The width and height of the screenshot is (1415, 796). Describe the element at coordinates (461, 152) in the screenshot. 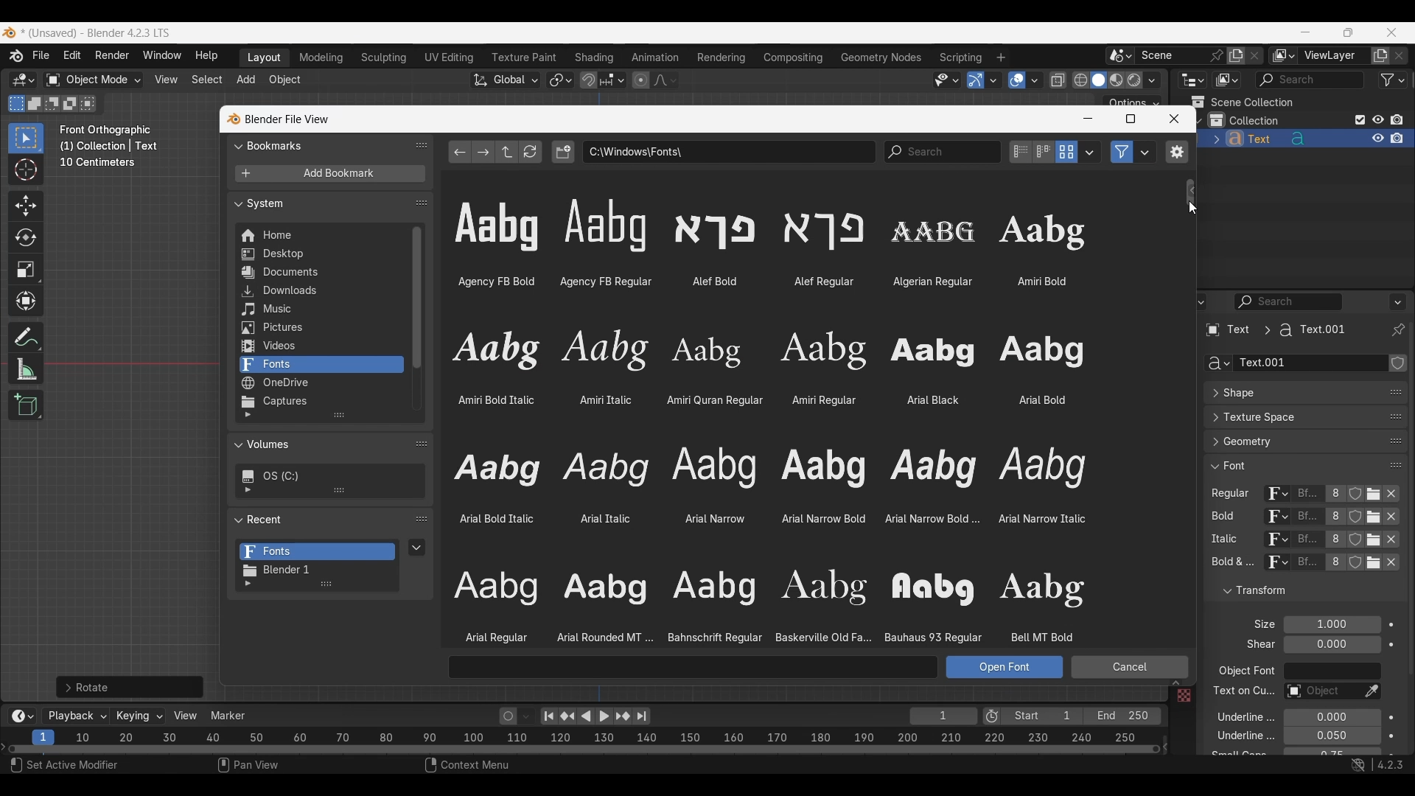

I see `Previous folder` at that location.